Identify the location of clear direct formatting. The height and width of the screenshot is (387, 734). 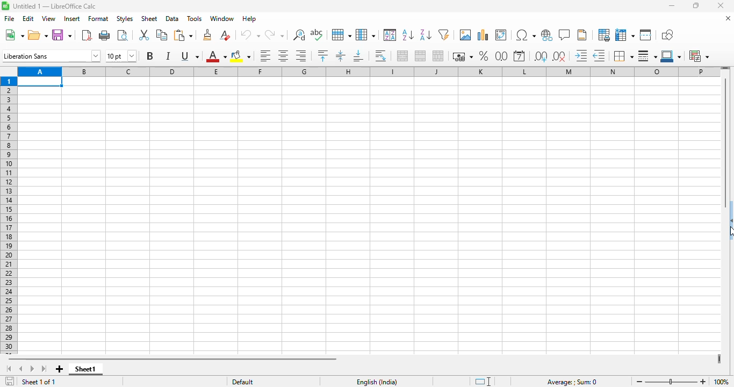
(225, 34).